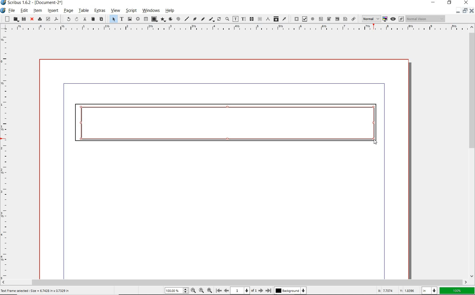  I want to click on zoom out, so click(210, 290).